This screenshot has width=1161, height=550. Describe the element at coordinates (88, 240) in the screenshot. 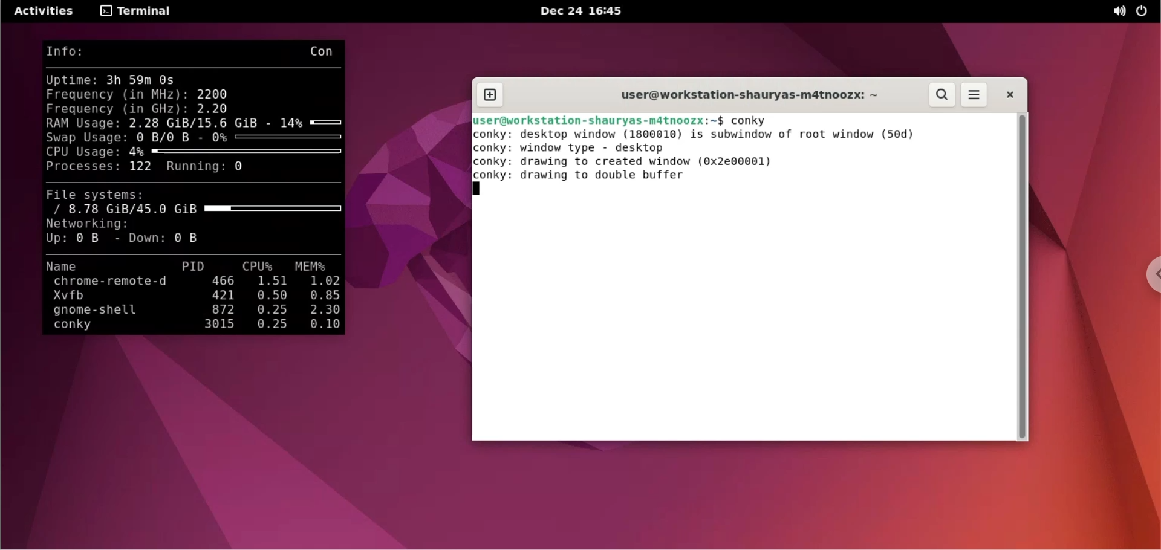

I see `upload speed` at that location.